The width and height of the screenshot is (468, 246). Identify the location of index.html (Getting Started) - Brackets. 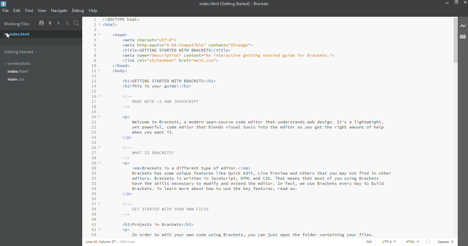
(236, 3).